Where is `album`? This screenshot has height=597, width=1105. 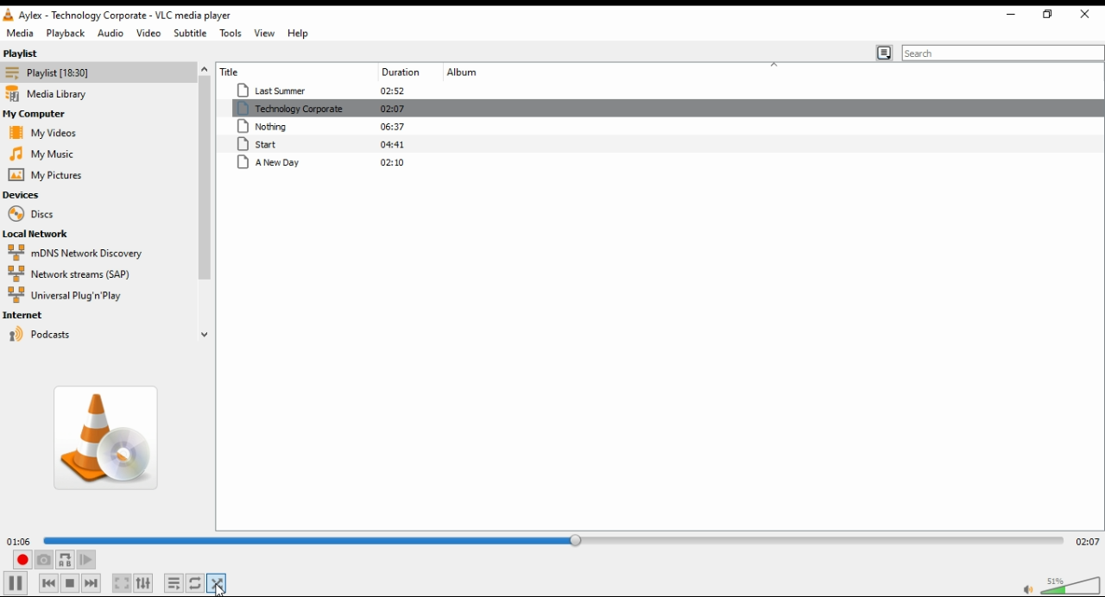
album is located at coordinates (469, 72).